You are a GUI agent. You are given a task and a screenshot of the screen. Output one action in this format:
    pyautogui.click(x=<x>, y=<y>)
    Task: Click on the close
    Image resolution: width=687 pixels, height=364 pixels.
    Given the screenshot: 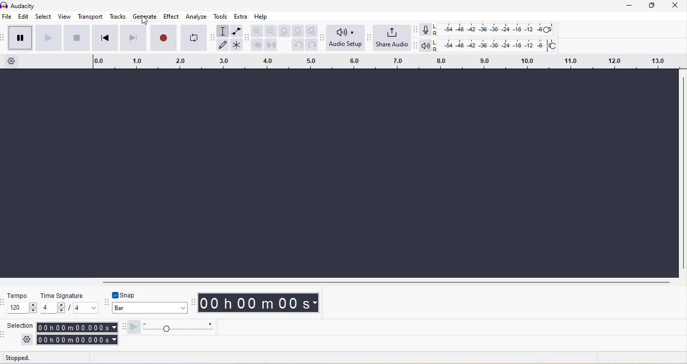 What is the action you would take?
    pyautogui.click(x=676, y=6)
    